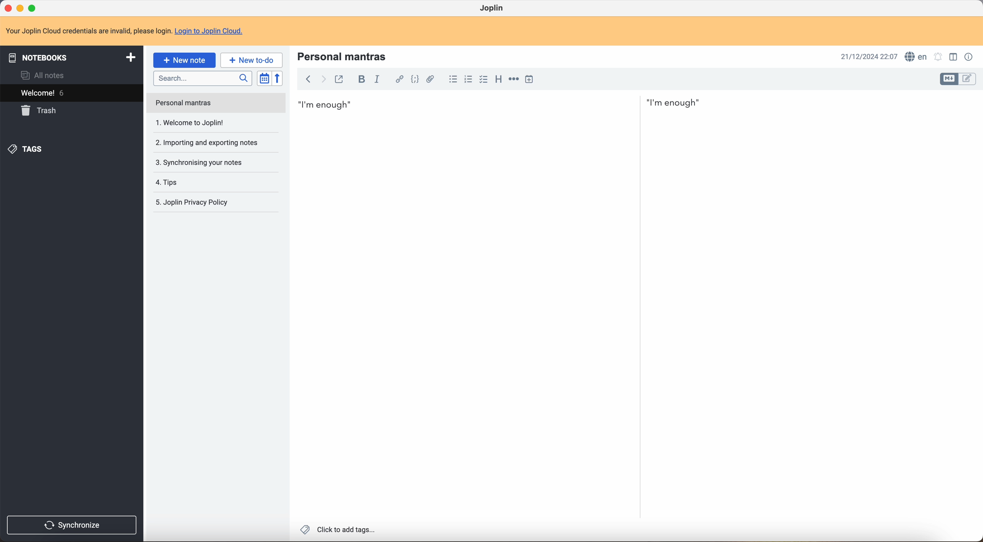 The image size is (983, 542). Describe the element at coordinates (337, 531) in the screenshot. I see `click to add tags` at that location.